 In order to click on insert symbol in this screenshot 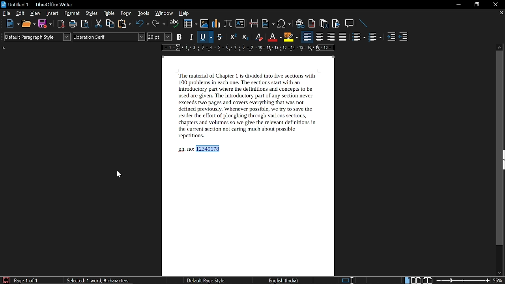, I will do `click(283, 24)`.